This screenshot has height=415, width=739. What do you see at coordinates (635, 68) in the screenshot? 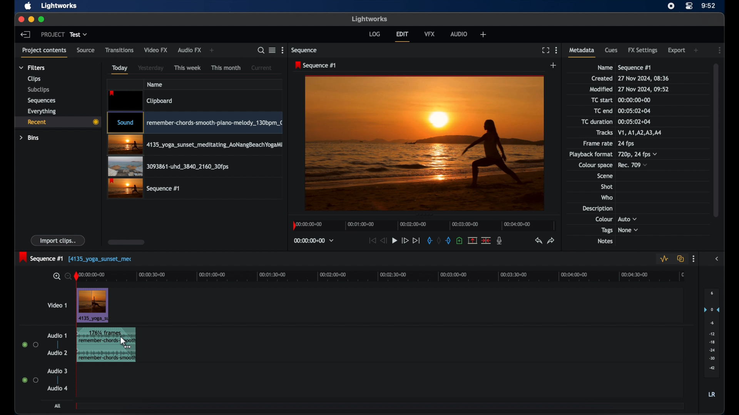
I see `sequence 1` at bounding box center [635, 68].